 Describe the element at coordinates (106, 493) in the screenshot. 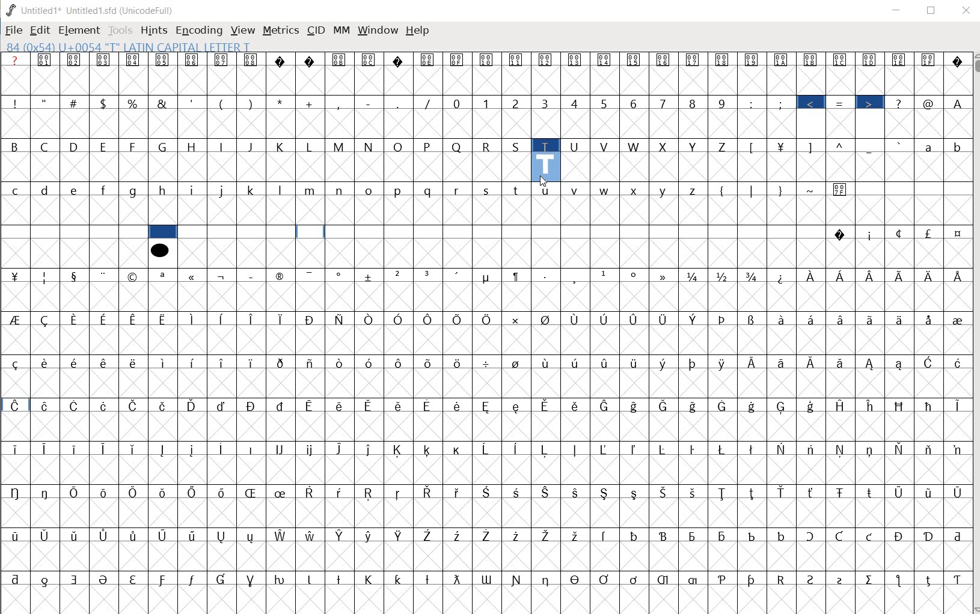

I see `Symbol` at that location.